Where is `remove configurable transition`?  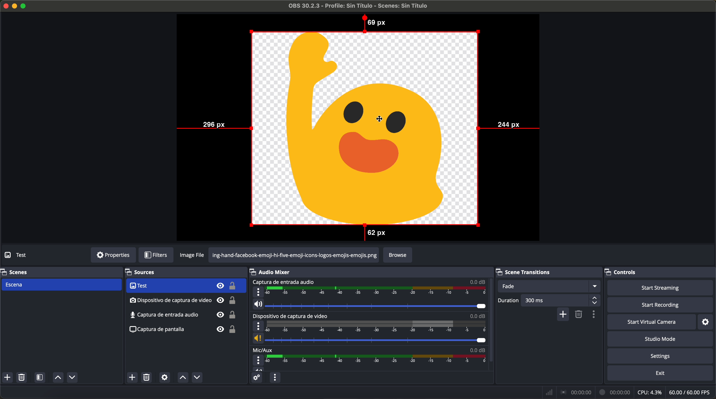
remove configurable transition is located at coordinates (580, 315).